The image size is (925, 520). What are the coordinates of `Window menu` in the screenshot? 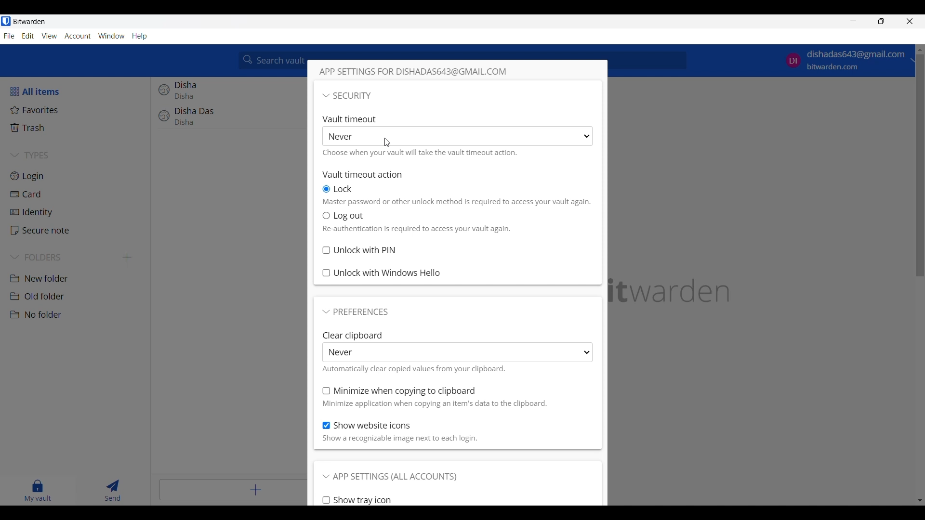 It's located at (111, 36).